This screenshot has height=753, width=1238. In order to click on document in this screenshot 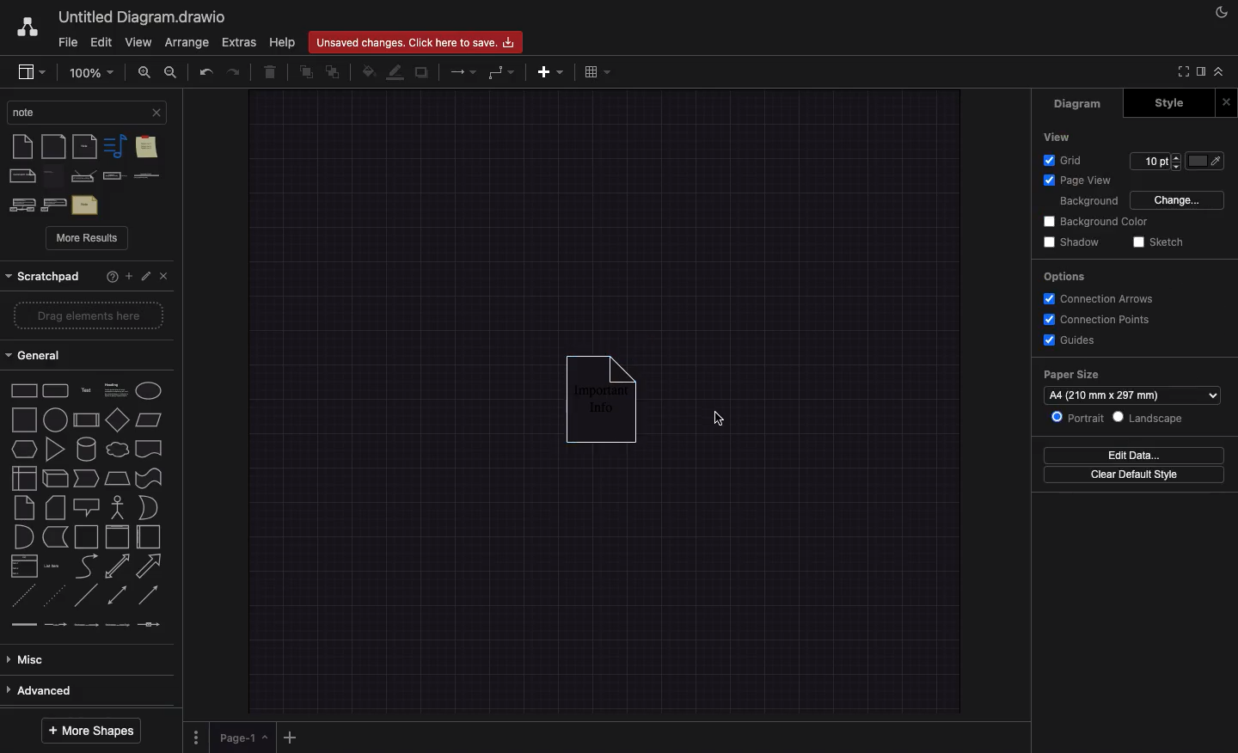, I will do `click(149, 448)`.